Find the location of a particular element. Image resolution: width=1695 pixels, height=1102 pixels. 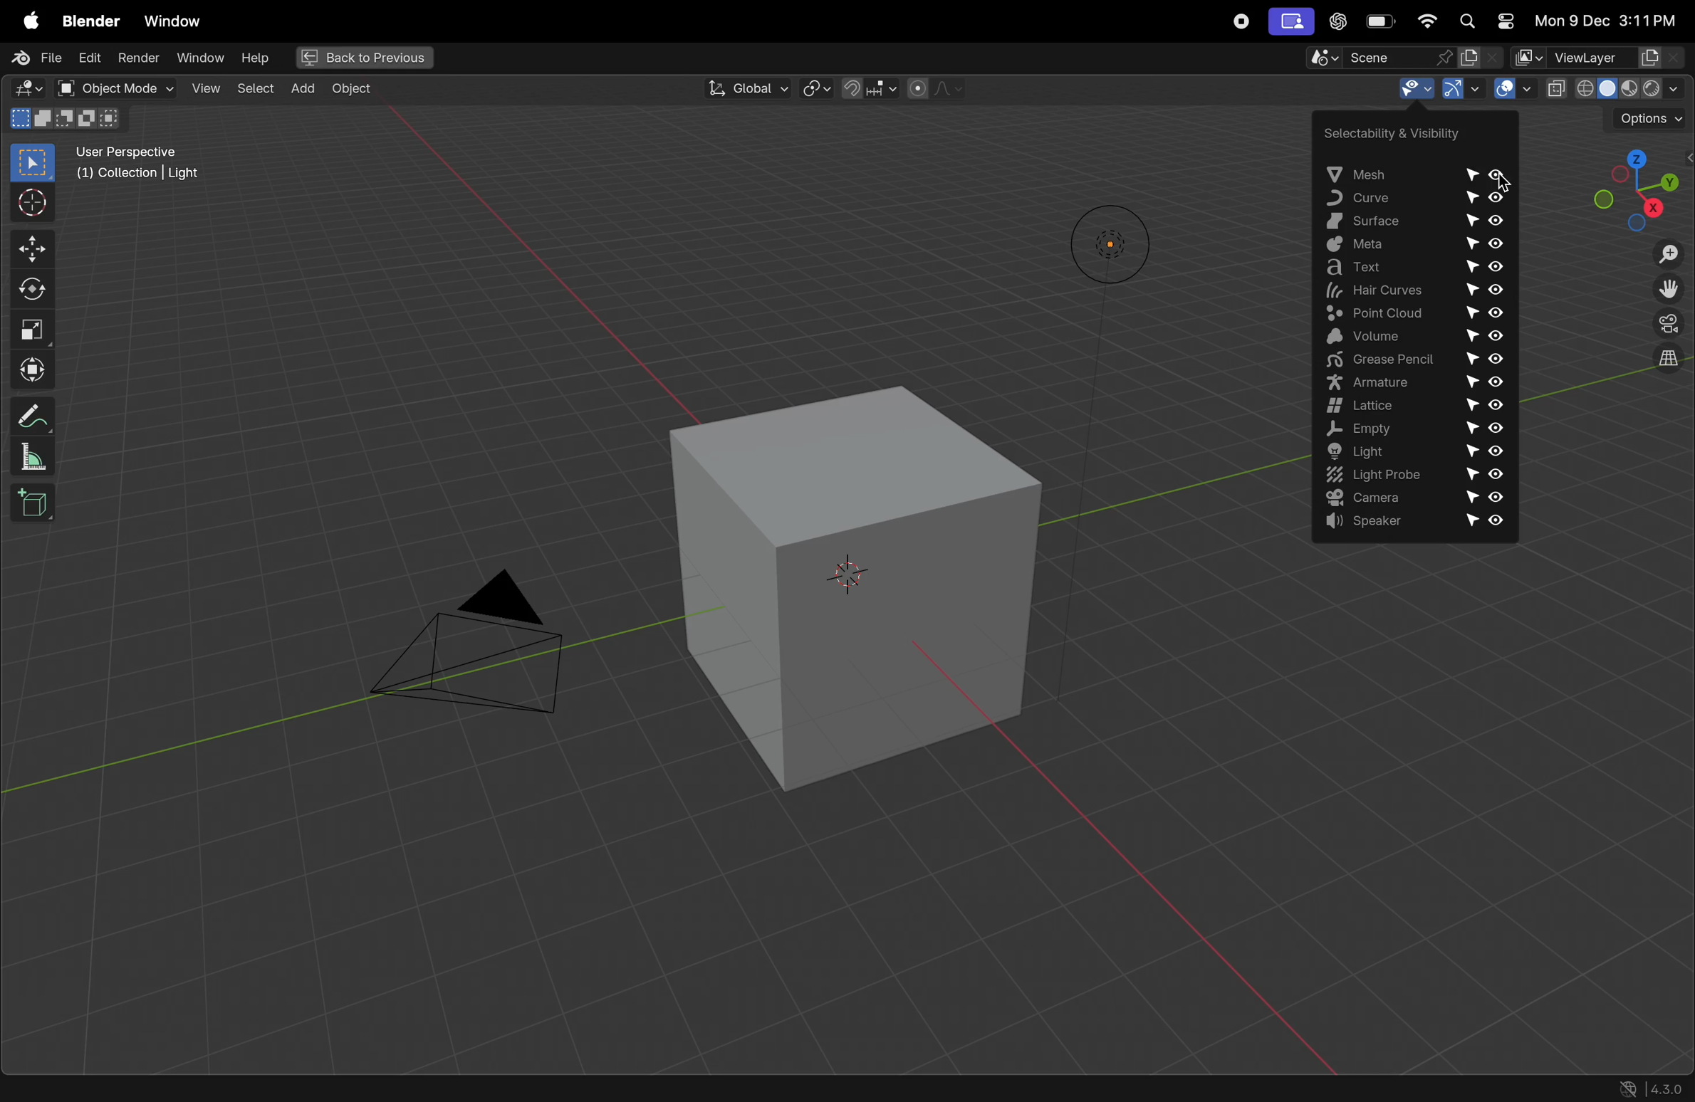

meta is located at coordinates (1408, 247).